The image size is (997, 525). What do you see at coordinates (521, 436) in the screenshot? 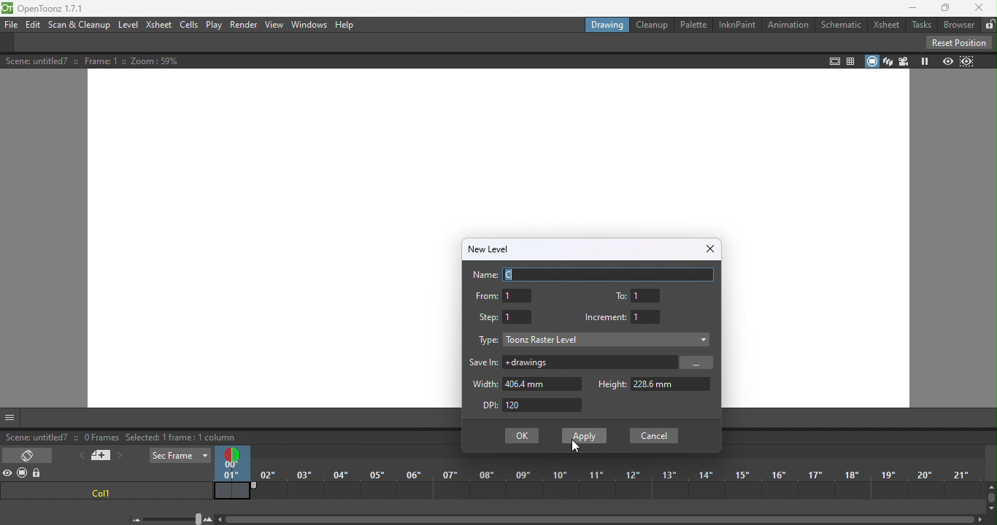
I see `OK` at bounding box center [521, 436].